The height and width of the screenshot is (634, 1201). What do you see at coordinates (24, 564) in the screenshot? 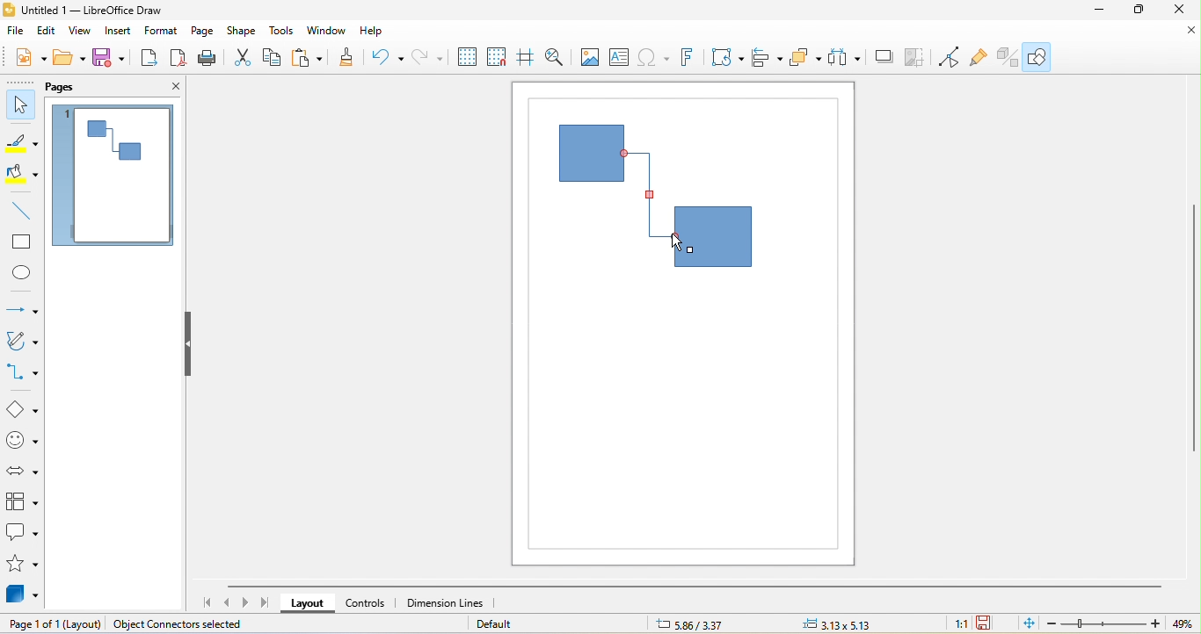
I see `stars and banners` at bounding box center [24, 564].